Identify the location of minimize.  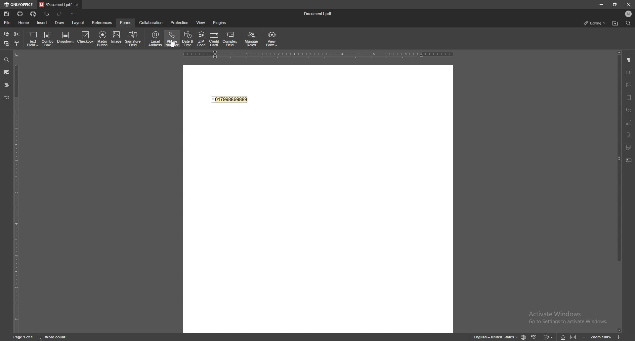
(601, 4).